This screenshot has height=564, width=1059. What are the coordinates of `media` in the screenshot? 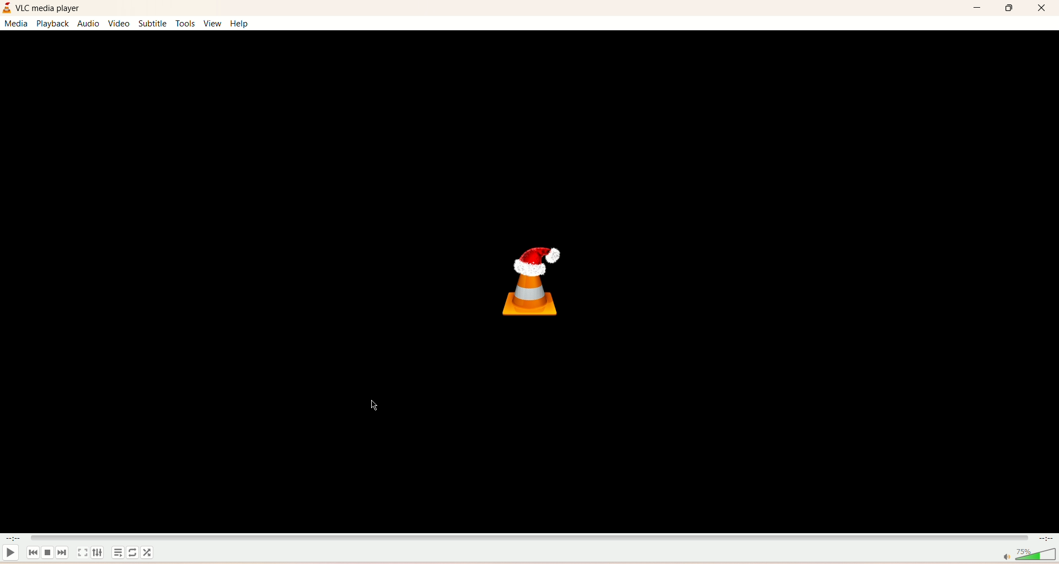 It's located at (15, 24).